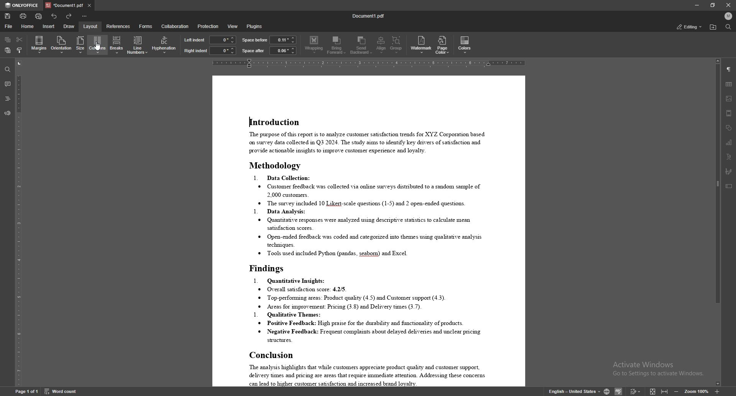  Describe the element at coordinates (195, 40) in the screenshot. I see `left indent` at that location.